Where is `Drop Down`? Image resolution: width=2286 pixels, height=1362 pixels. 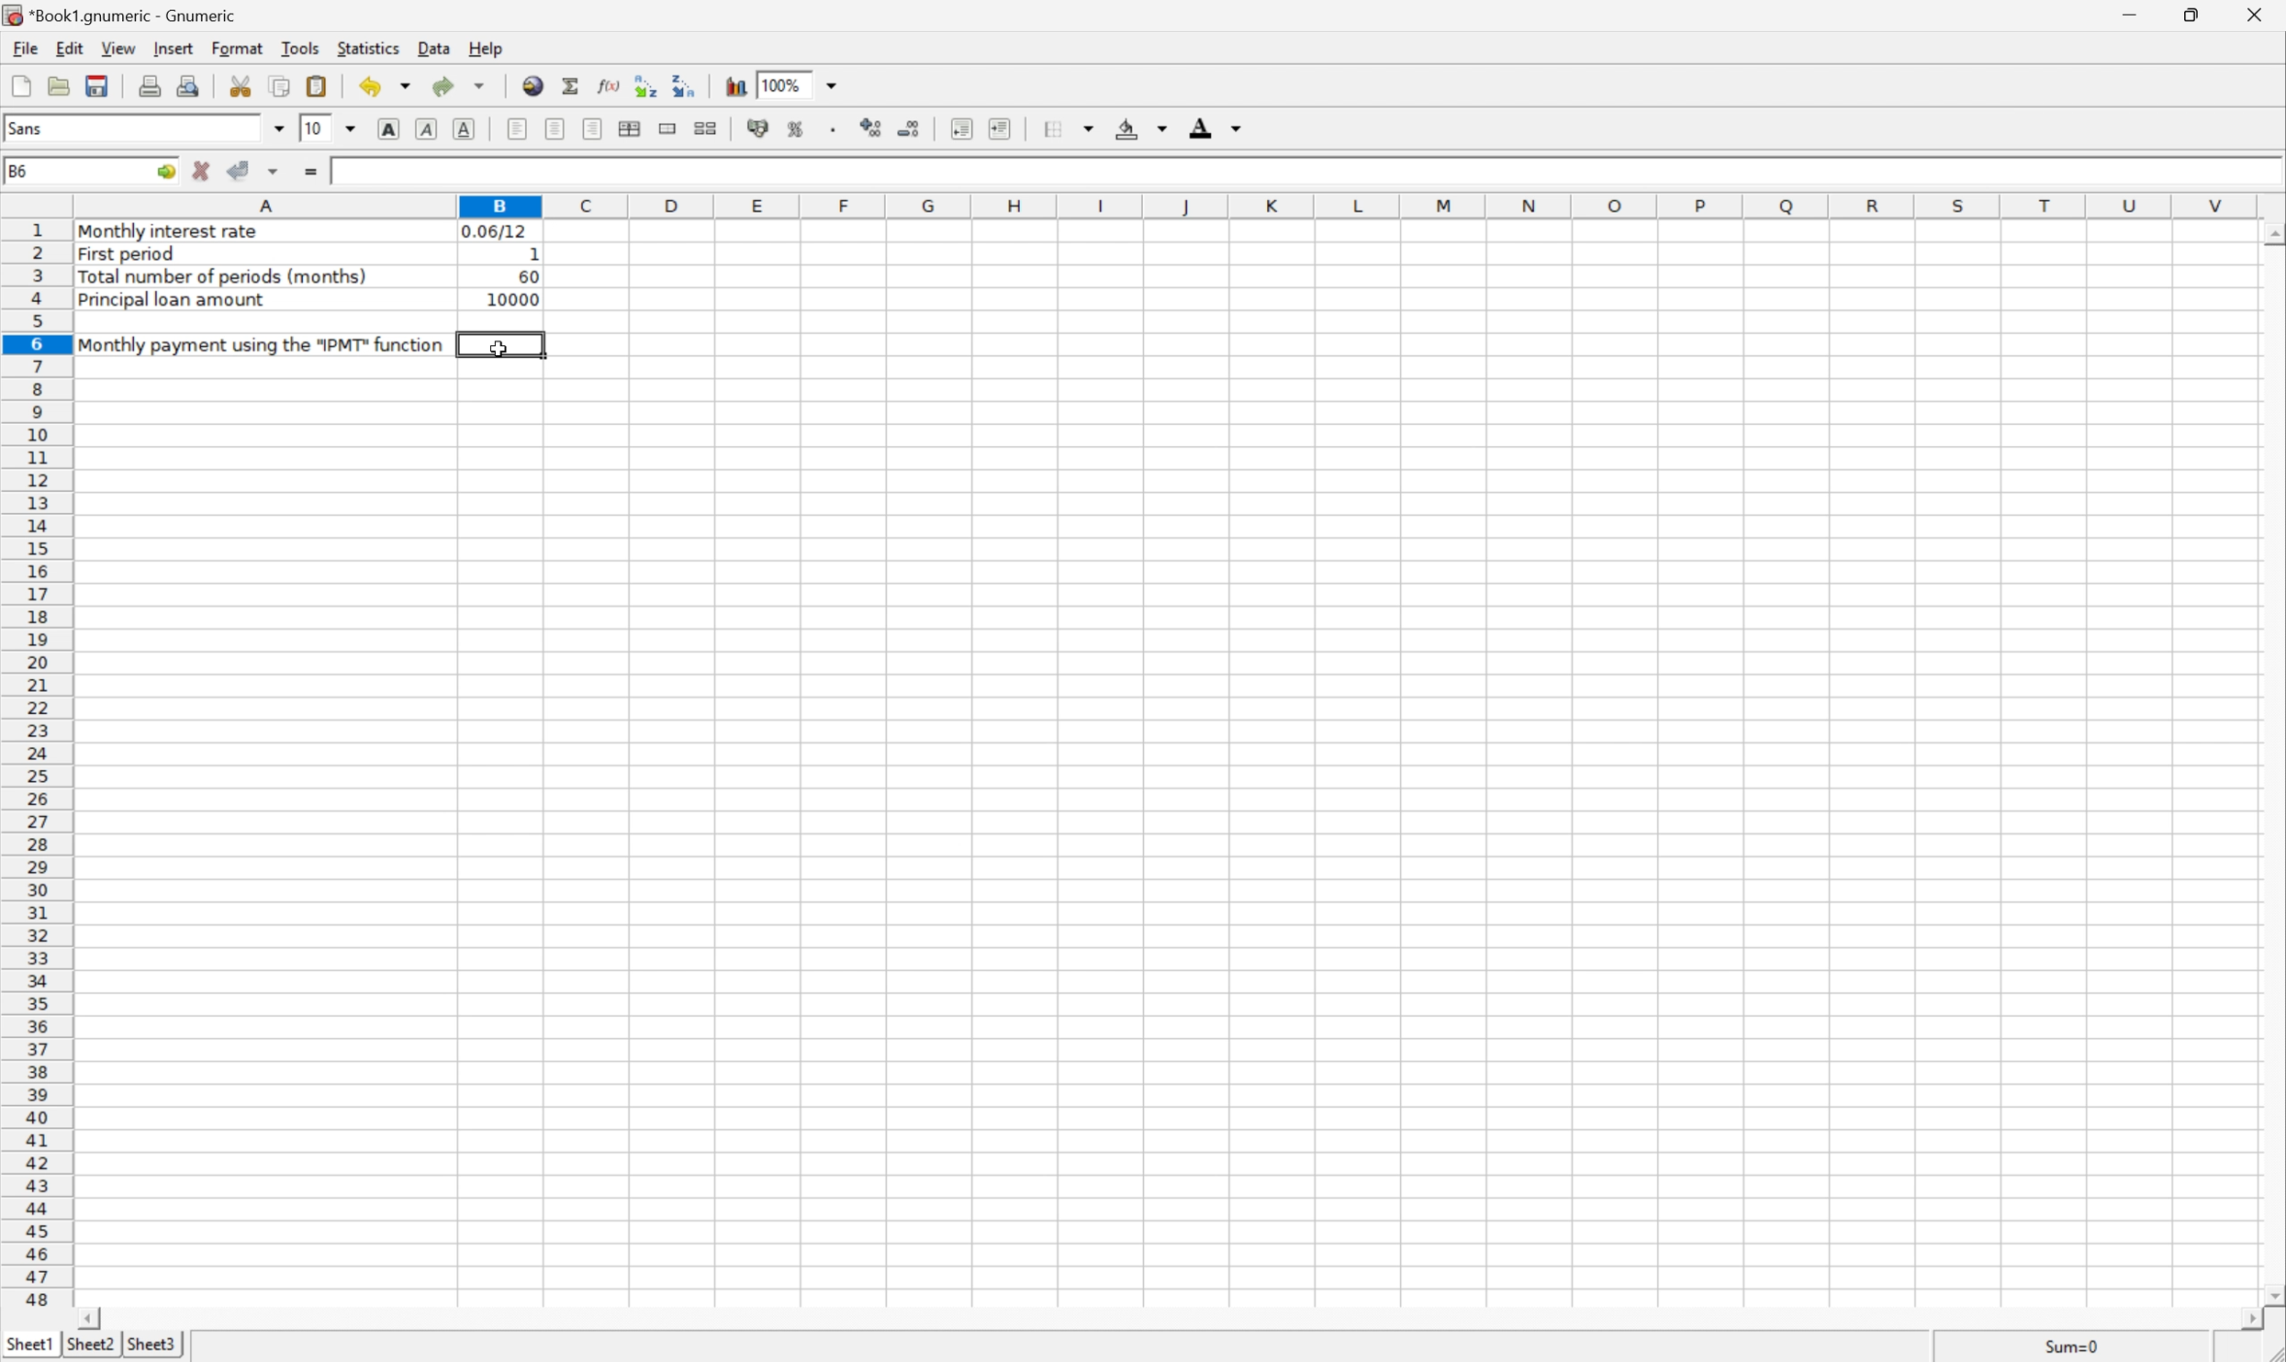
Drop Down is located at coordinates (835, 84).